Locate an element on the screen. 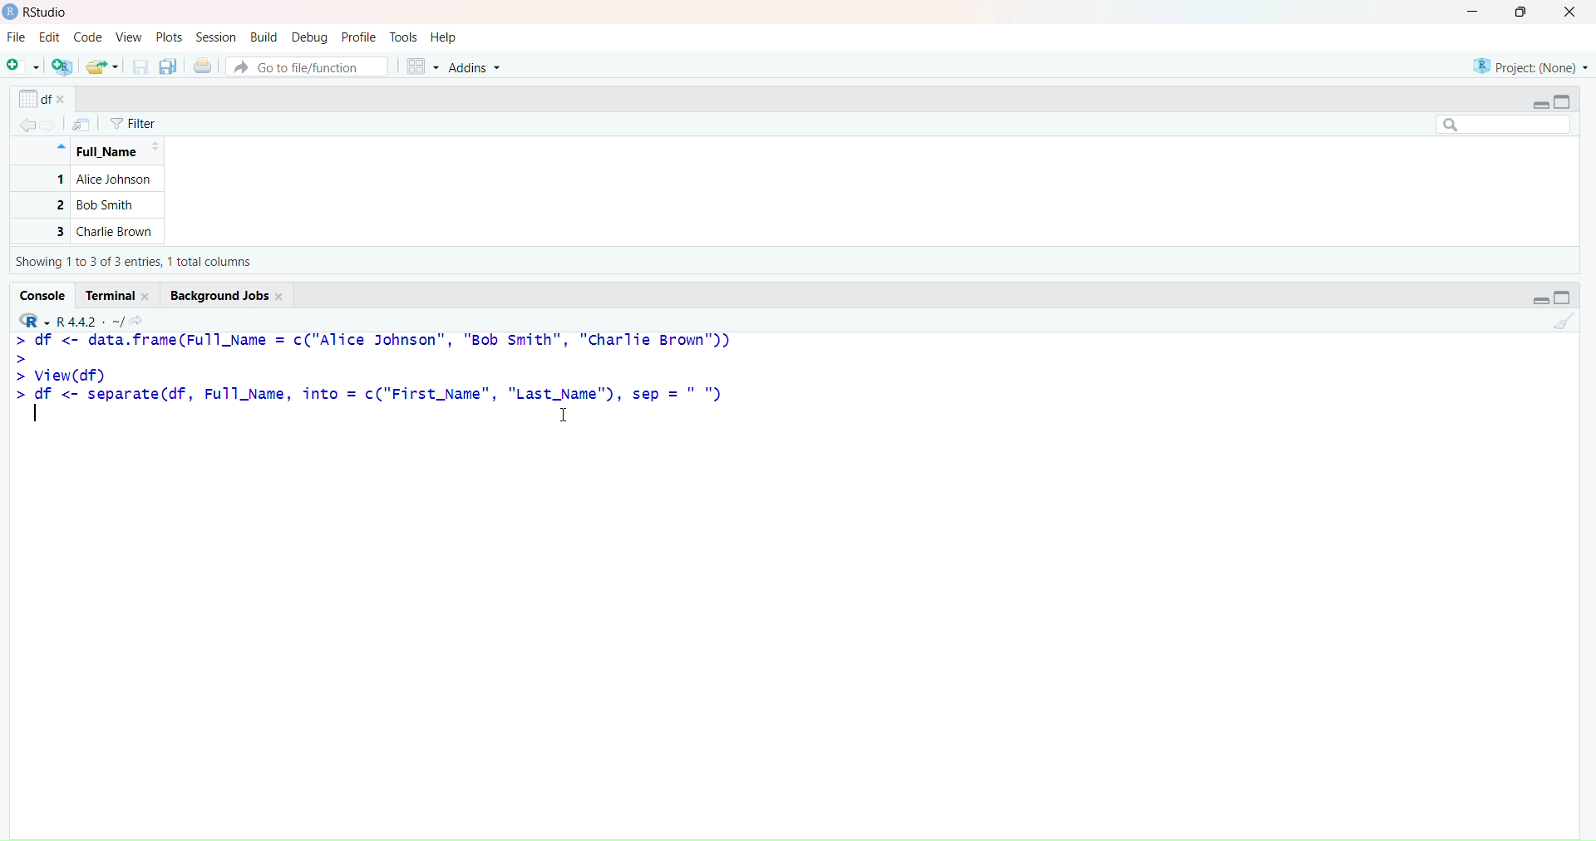 The height and width of the screenshot is (841, 1596). R is located at coordinates (32, 317).